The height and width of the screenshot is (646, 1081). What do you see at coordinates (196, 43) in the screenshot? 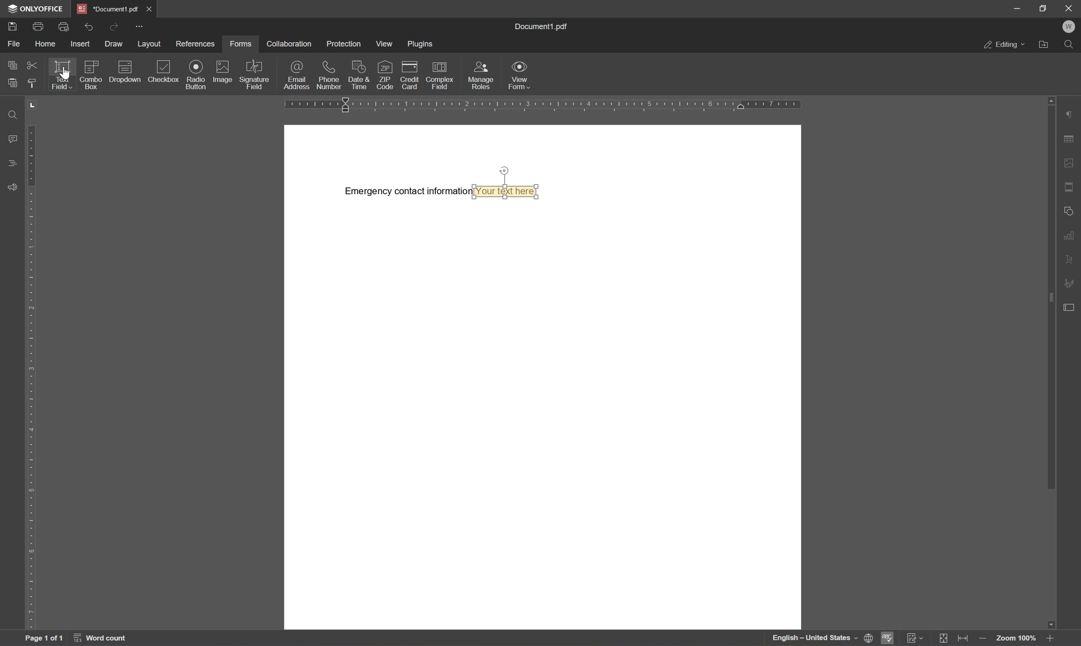
I see `references` at bounding box center [196, 43].